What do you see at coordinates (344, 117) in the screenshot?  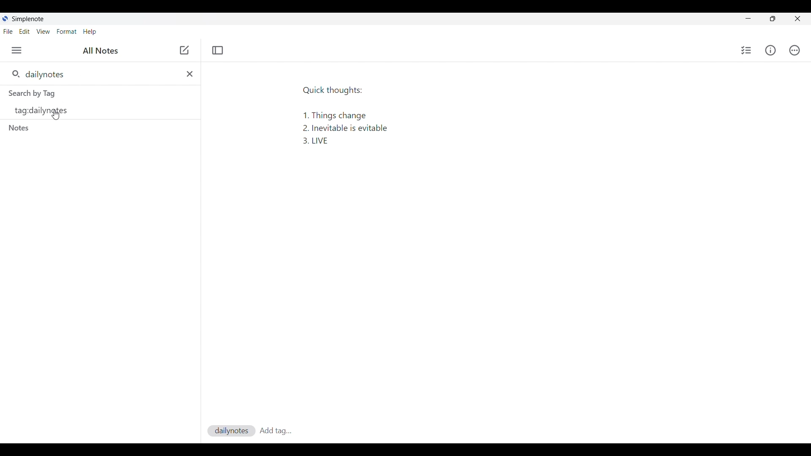 I see `Quick thoughts:

1. Things change

2. Inevitable is evitable
3. LIVE` at bounding box center [344, 117].